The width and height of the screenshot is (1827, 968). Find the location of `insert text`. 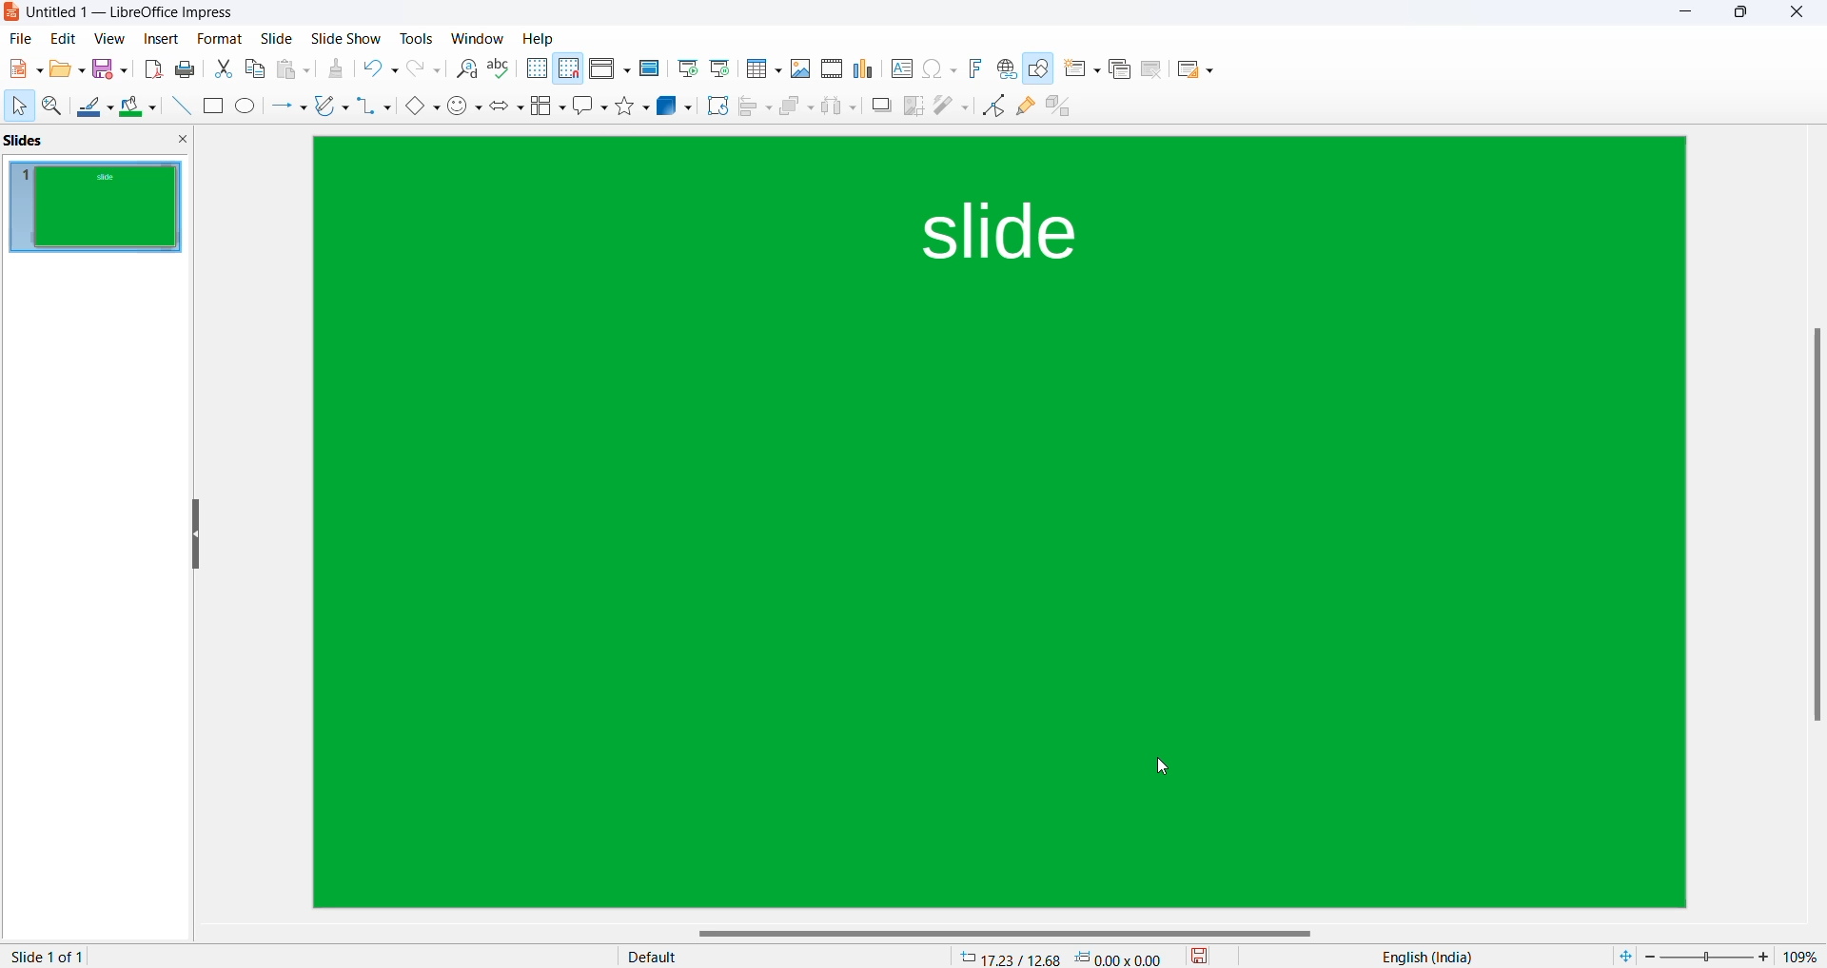

insert text is located at coordinates (900, 68).